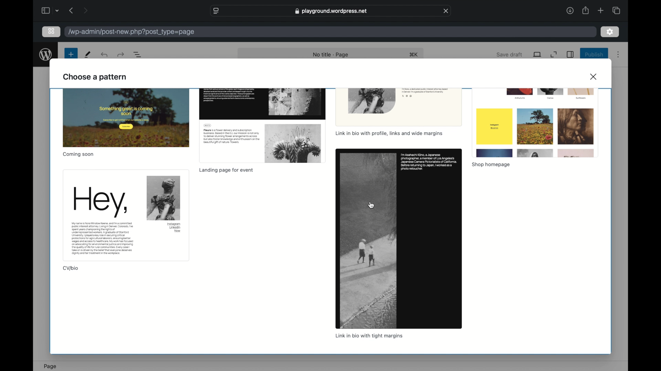 This screenshot has height=371, width=661. Describe the element at coordinates (610, 32) in the screenshot. I see `settings` at that location.